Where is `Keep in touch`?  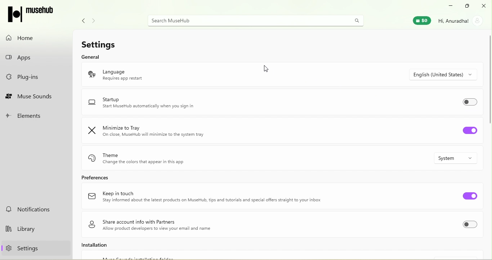 Keep in touch is located at coordinates (206, 198).